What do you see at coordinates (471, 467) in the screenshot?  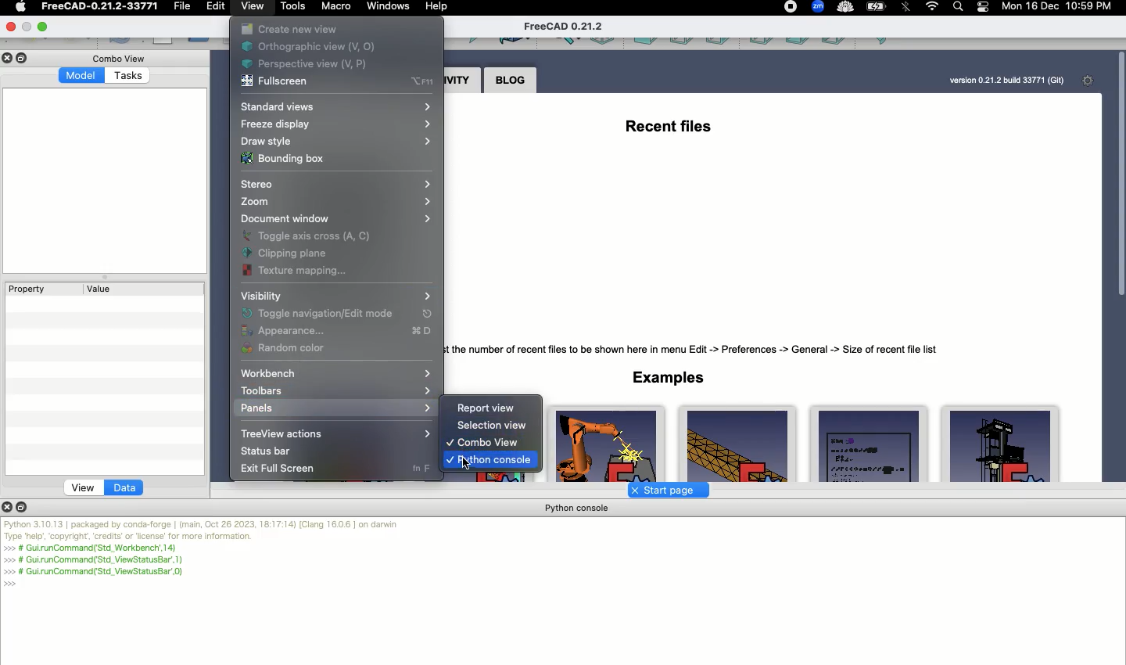 I see `Click` at bounding box center [471, 467].